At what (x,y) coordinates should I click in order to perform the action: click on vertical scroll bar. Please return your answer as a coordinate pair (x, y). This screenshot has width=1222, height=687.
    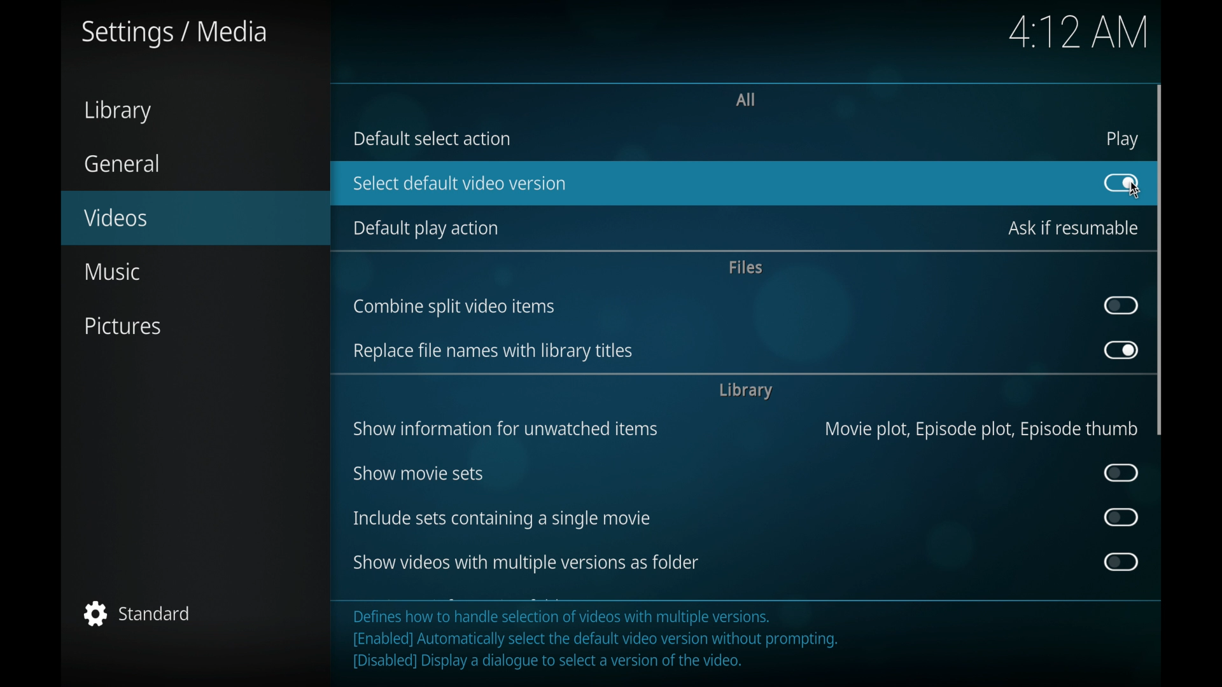
    Looking at the image, I should click on (1163, 261).